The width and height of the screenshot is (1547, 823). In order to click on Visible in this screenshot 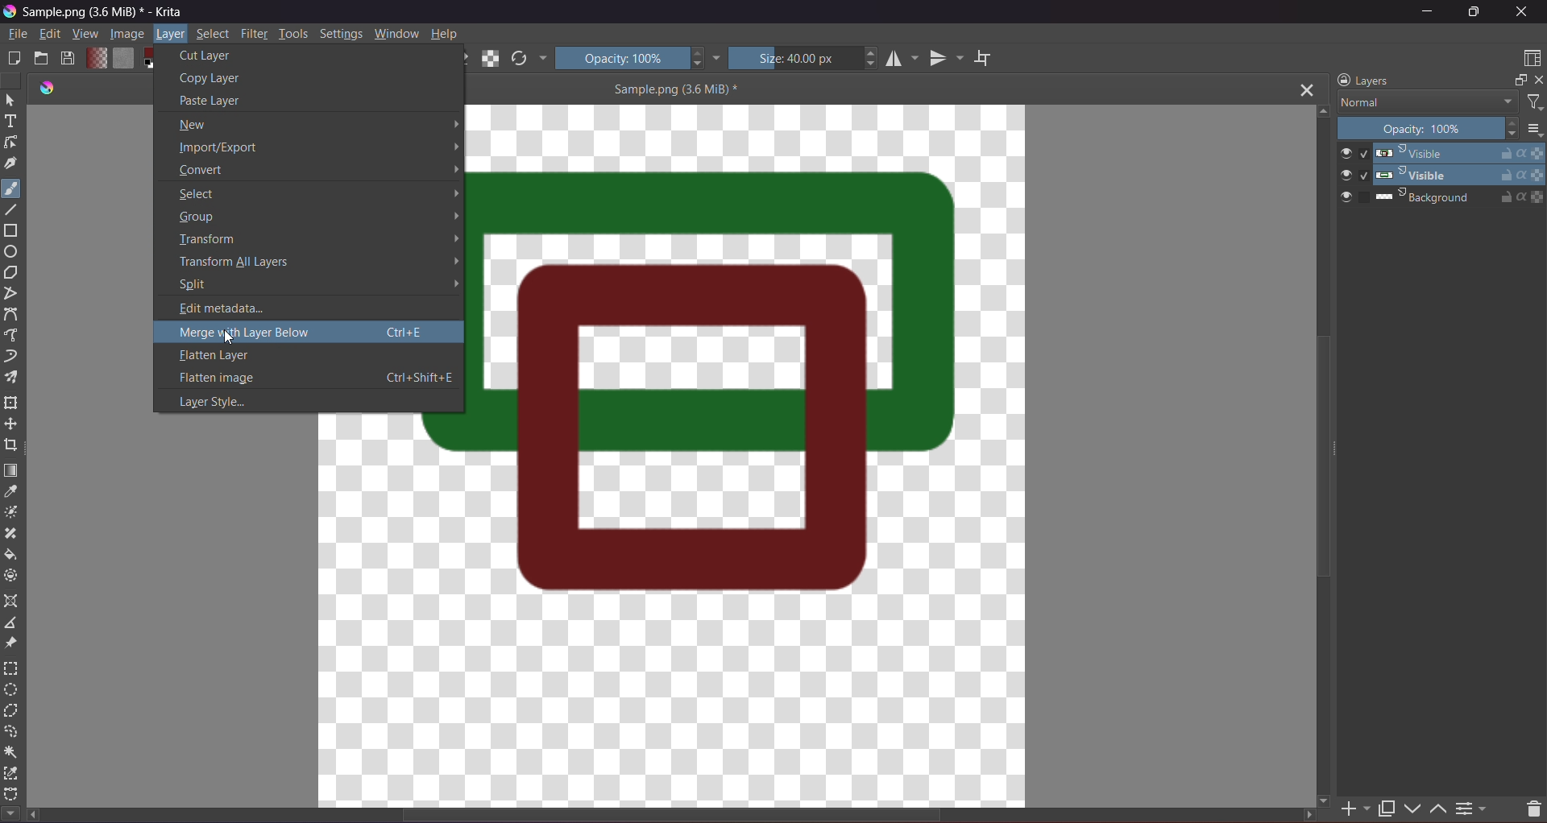, I will do `click(1441, 175)`.